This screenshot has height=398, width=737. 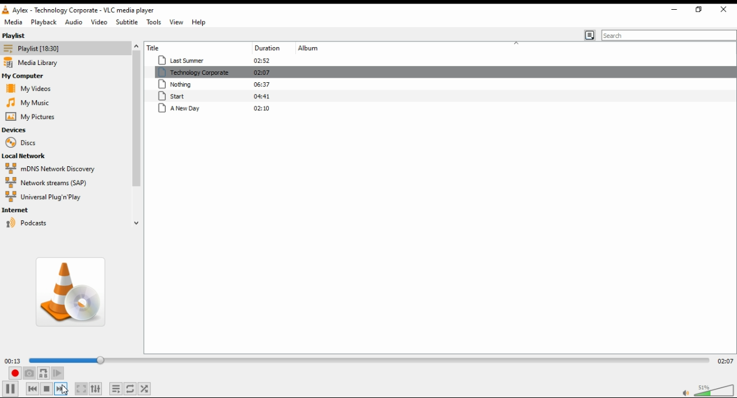 I want to click on vlc icon, so click(x=6, y=12).